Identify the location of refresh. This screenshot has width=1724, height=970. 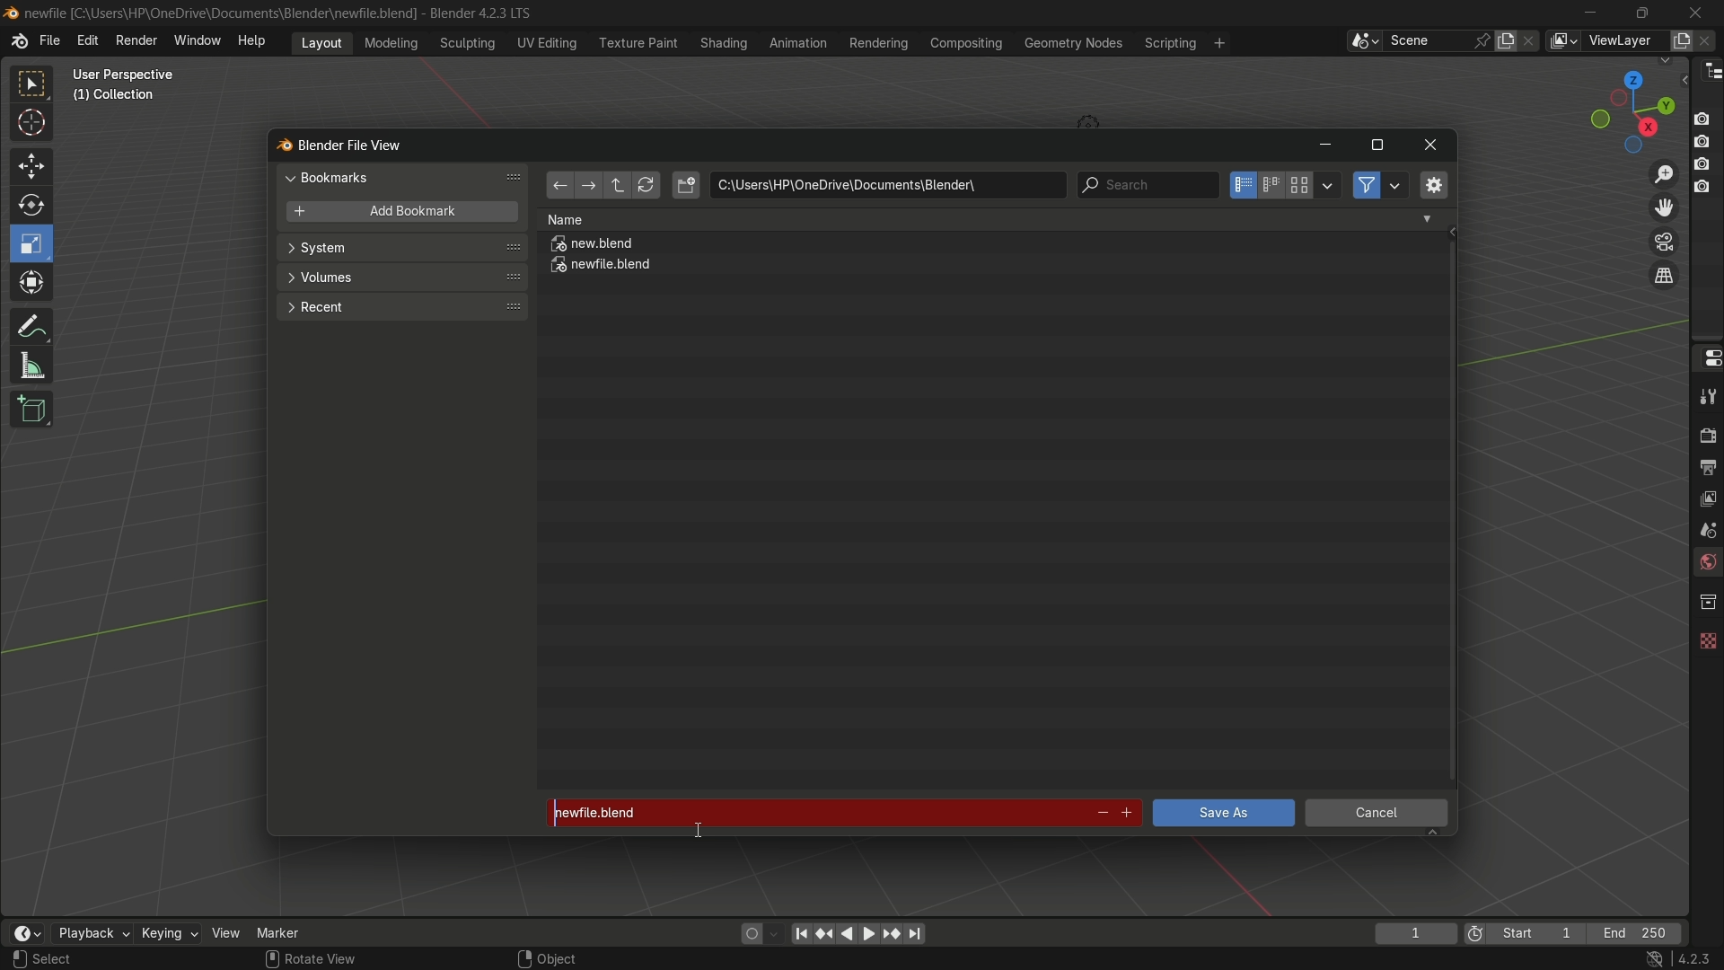
(646, 186).